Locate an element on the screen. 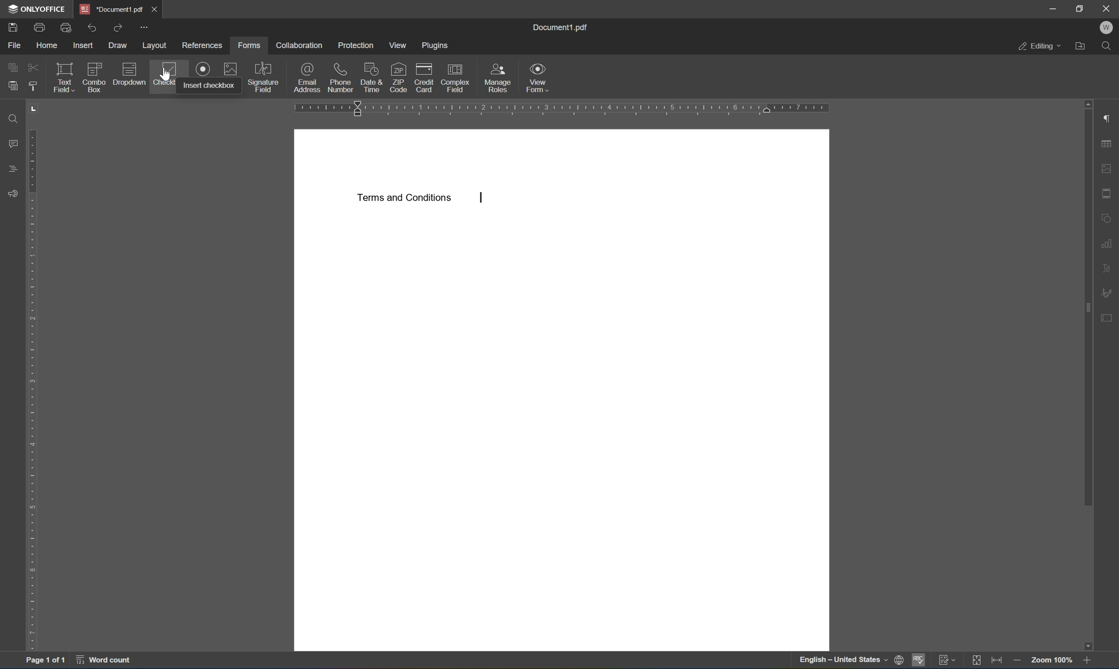  typing cursor is located at coordinates (482, 198).